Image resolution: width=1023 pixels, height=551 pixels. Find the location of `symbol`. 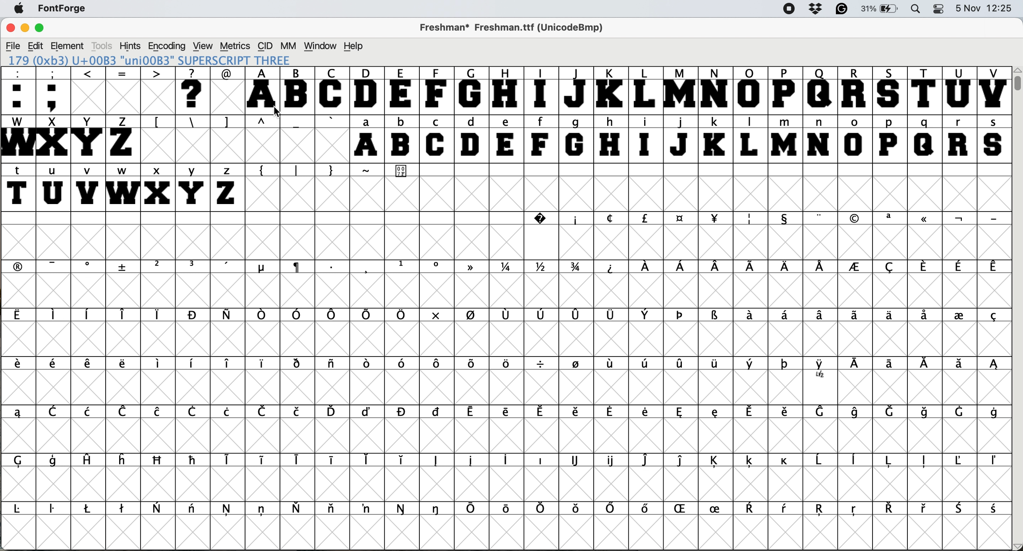

symbol is located at coordinates (123, 509).